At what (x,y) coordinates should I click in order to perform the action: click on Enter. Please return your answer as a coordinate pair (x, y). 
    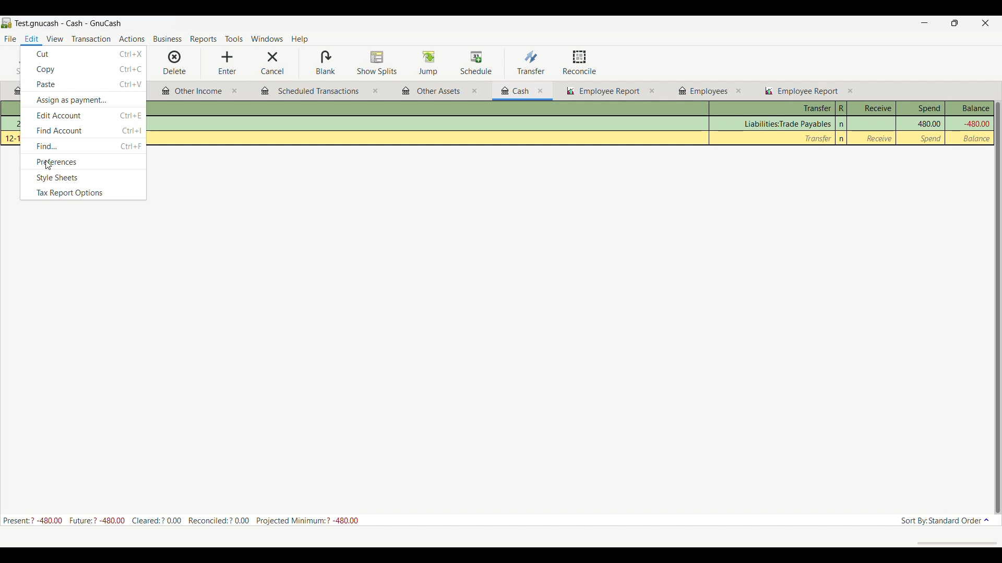
    Looking at the image, I should click on (226, 63).